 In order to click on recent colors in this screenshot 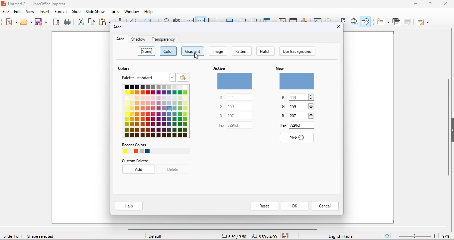, I will do `click(151, 148)`.